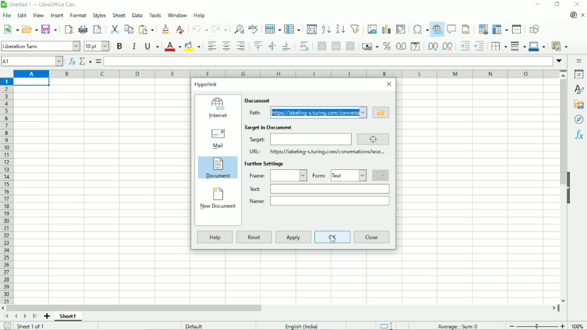  I want to click on Text, so click(349, 175).